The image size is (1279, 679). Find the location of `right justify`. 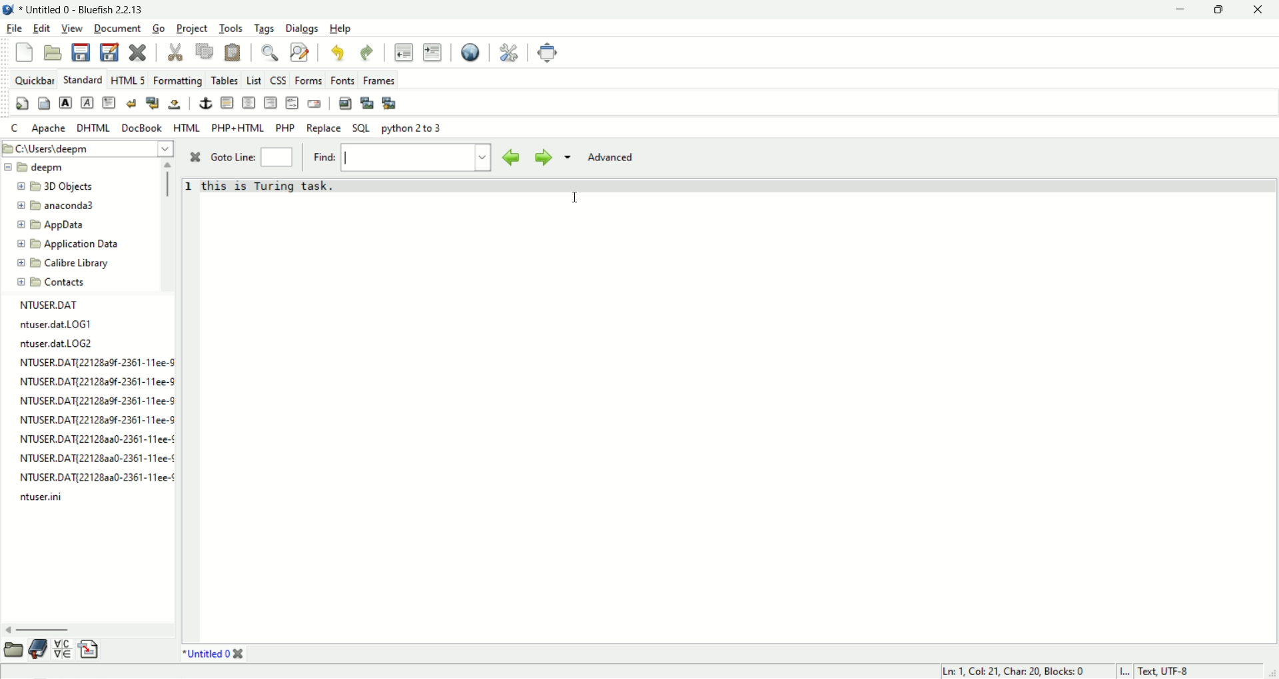

right justify is located at coordinates (271, 103).